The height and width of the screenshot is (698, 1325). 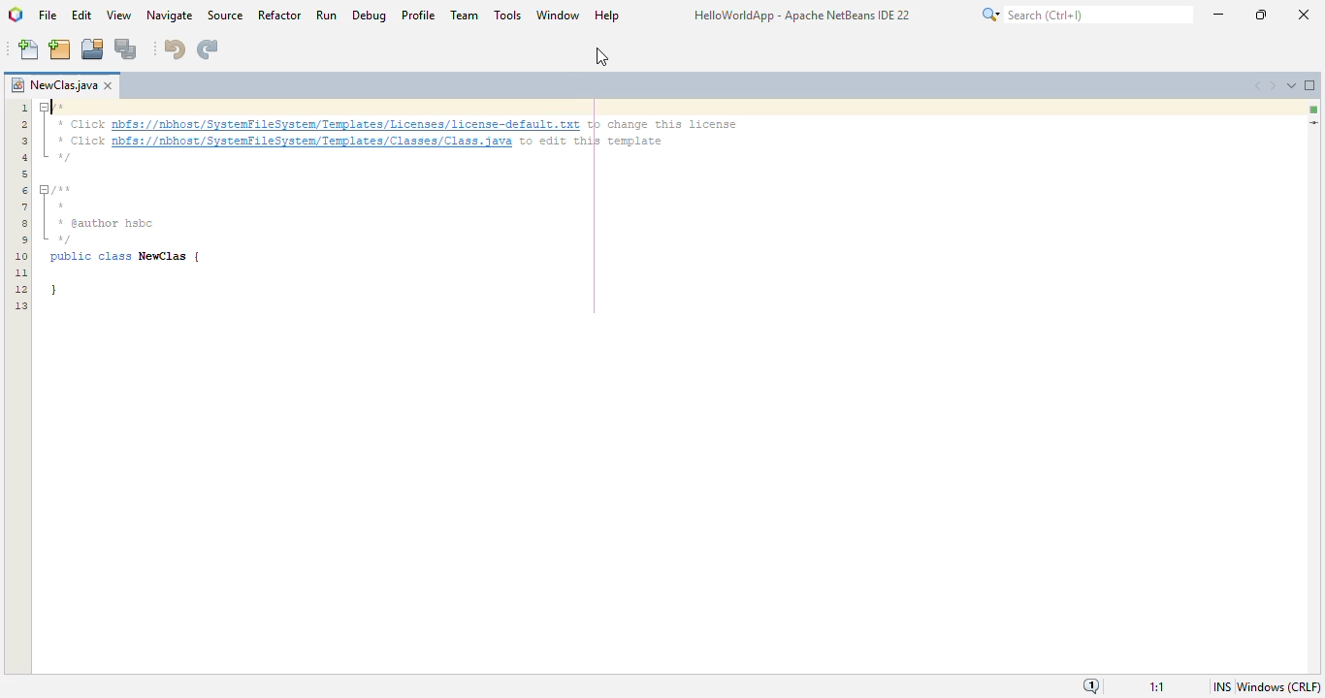 I want to click on search, so click(x=1084, y=15).